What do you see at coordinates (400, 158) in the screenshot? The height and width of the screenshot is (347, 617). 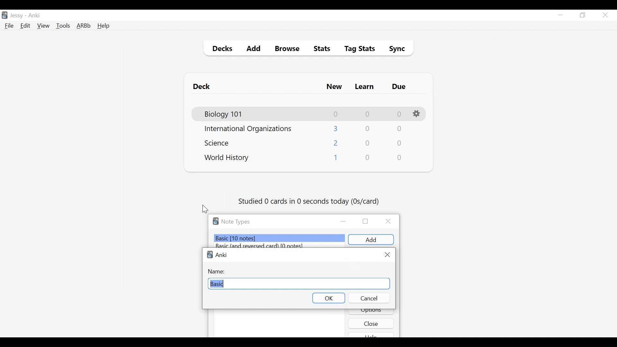 I see `Due Card Count` at bounding box center [400, 158].